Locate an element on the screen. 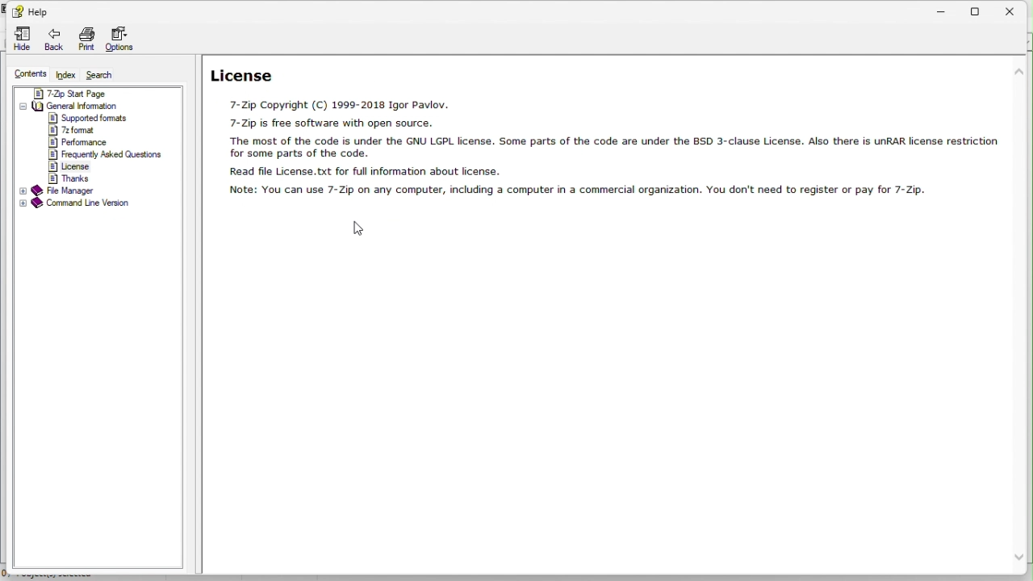 The width and height of the screenshot is (1033, 581). Print is located at coordinates (86, 40).